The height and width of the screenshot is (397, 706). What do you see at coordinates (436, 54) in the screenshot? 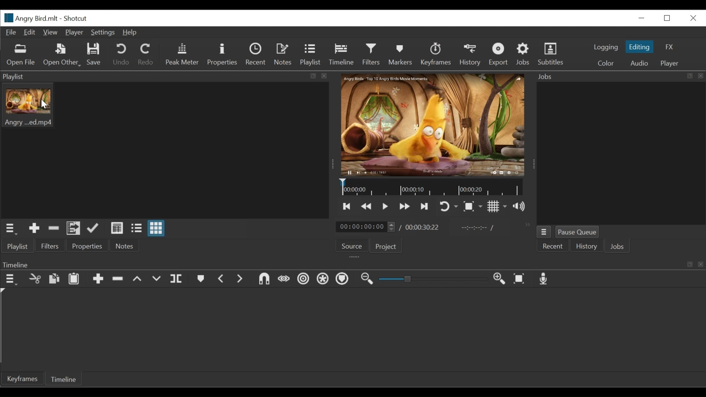
I see `Keyframes` at bounding box center [436, 54].